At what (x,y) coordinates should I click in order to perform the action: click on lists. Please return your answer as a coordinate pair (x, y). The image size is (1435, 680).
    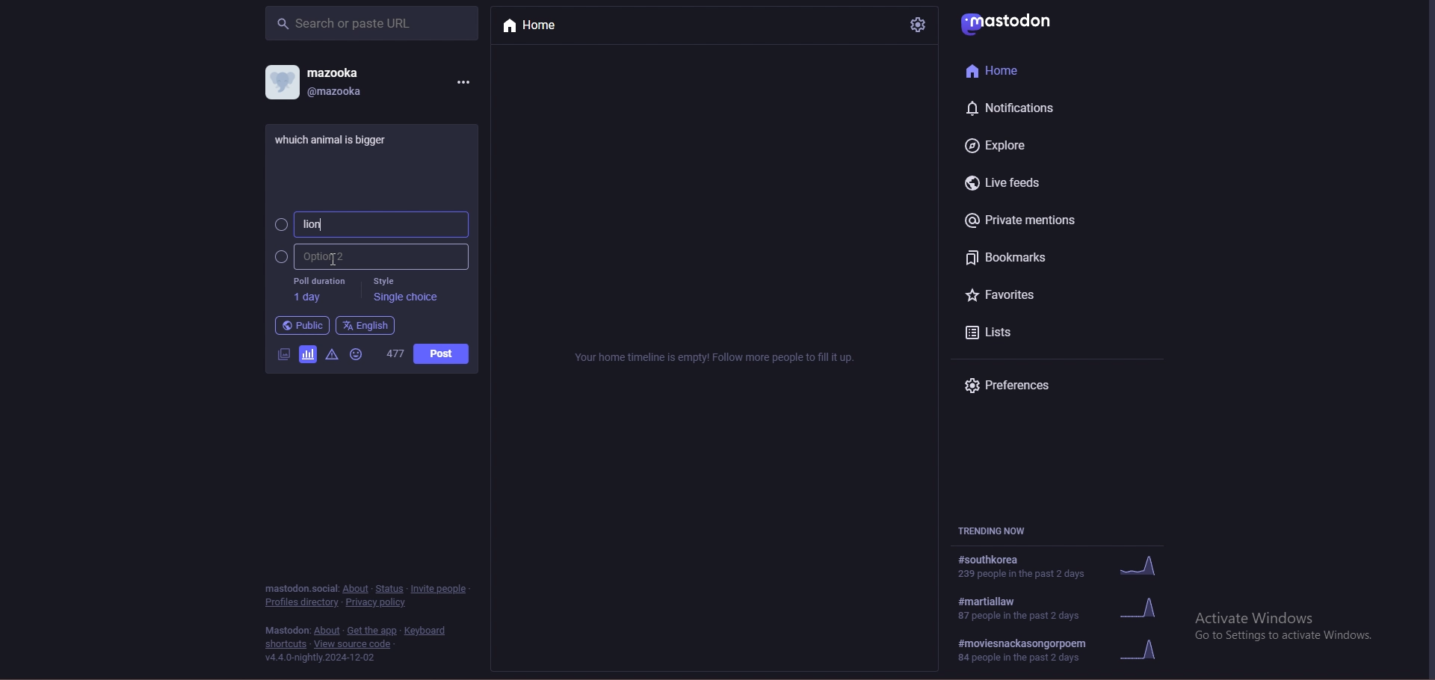
    Looking at the image, I should click on (1016, 332).